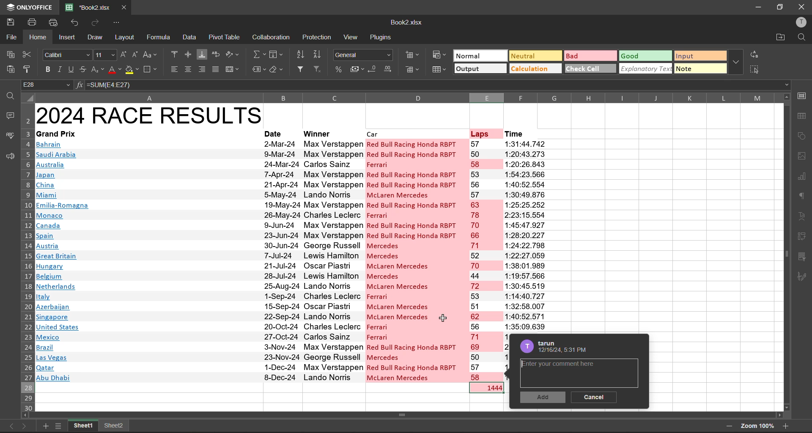 This screenshot has height=433, width=812. Describe the element at coordinates (63, 261) in the screenshot. I see `Country names` at that location.